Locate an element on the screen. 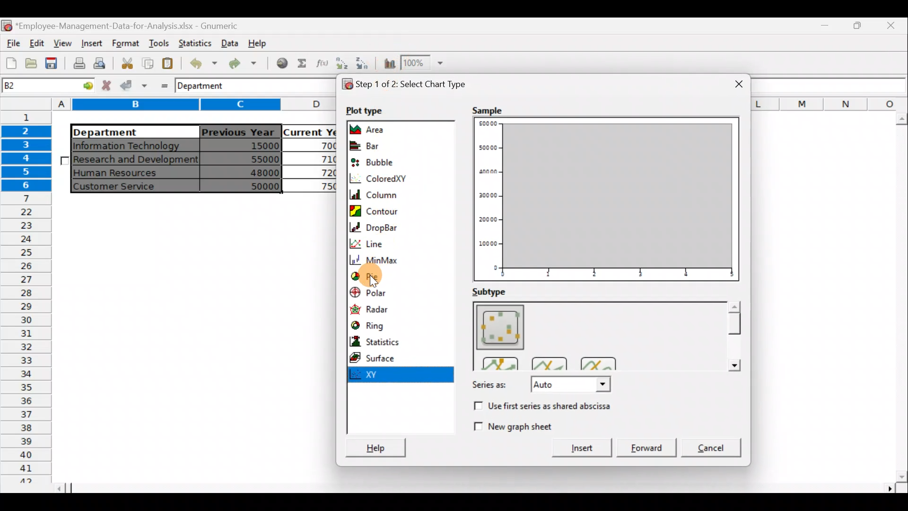 The image size is (908, 511). Bar is located at coordinates (384, 145).